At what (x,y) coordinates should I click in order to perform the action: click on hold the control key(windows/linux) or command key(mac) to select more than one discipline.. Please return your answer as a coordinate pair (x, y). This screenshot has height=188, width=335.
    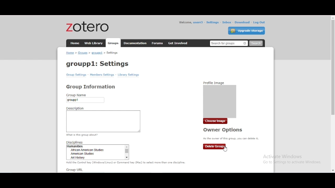
    Looking at the image, I should click on (126, 163).